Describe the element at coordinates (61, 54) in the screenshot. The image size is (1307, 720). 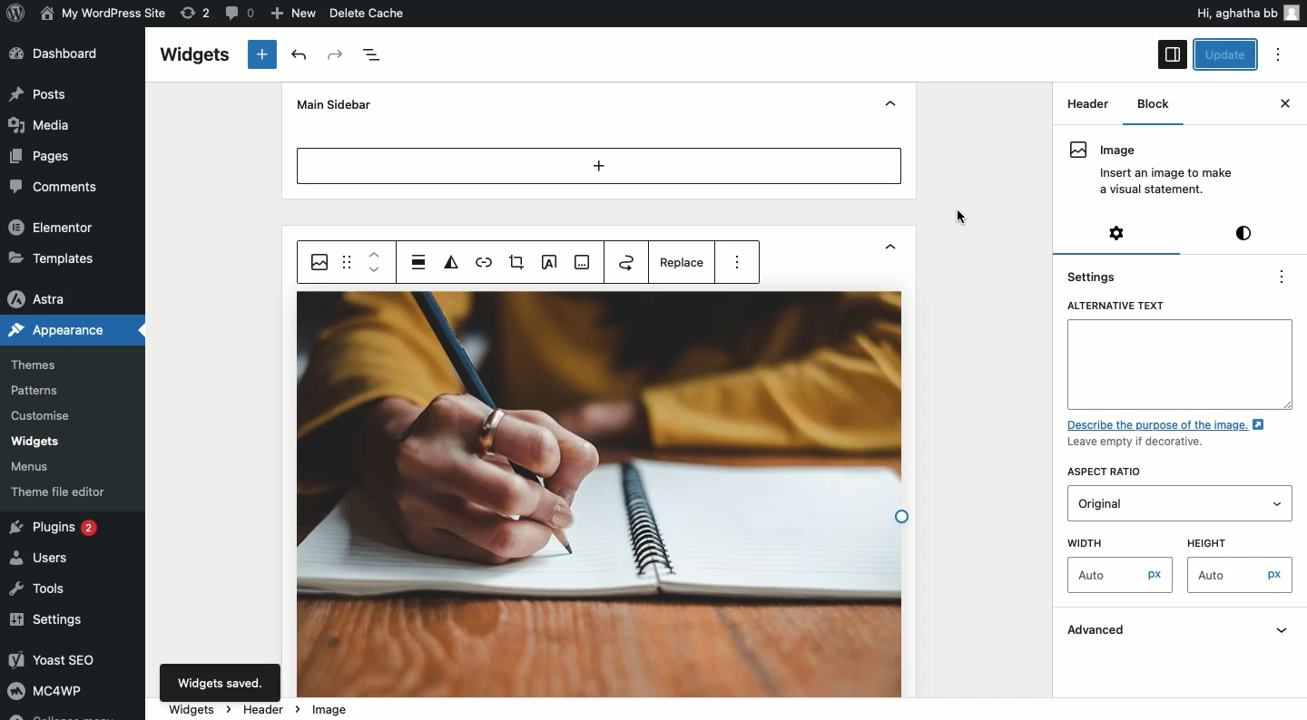
I see `Dashboard` at that location.